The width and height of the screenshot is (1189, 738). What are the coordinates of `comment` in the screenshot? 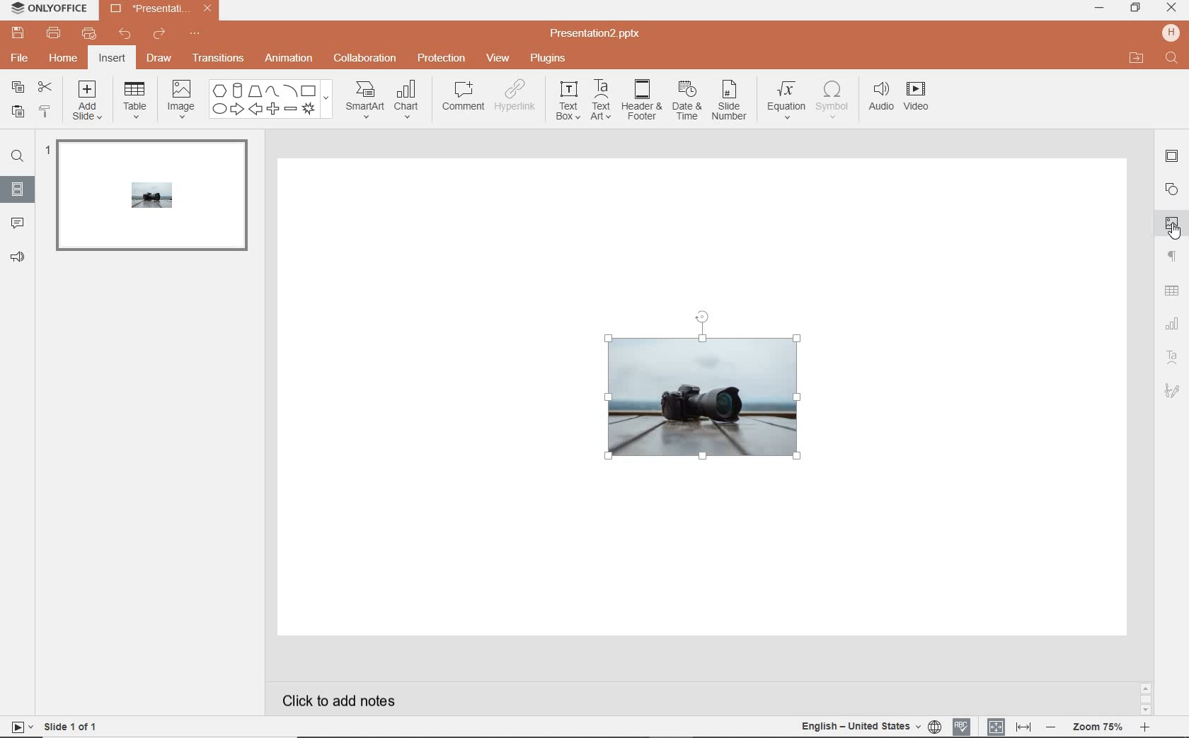 It's located at (18, 224).